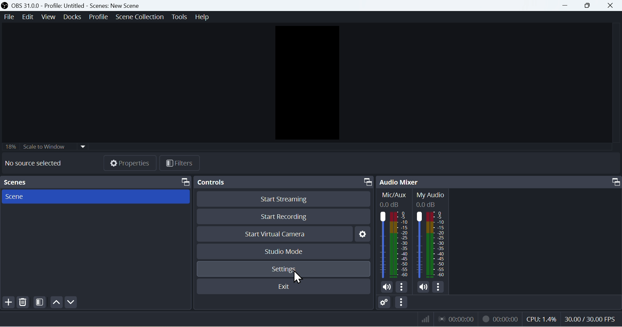  What do you see at coordinates (72, 17) in the screenshot?
I see `Docks` at bounding box center [72, 17].